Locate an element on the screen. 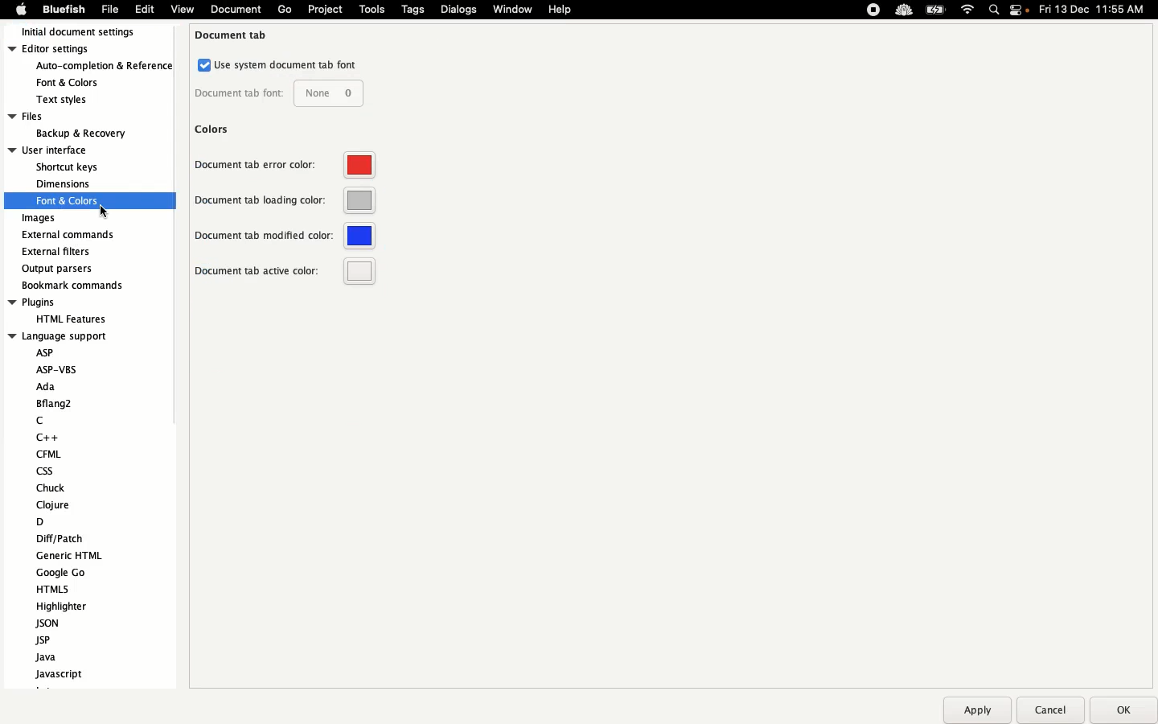  document tab modified color is located at coordinates (289, 237).